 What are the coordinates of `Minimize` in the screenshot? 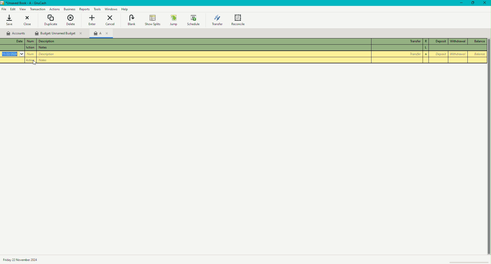 It's located at (458, 4).